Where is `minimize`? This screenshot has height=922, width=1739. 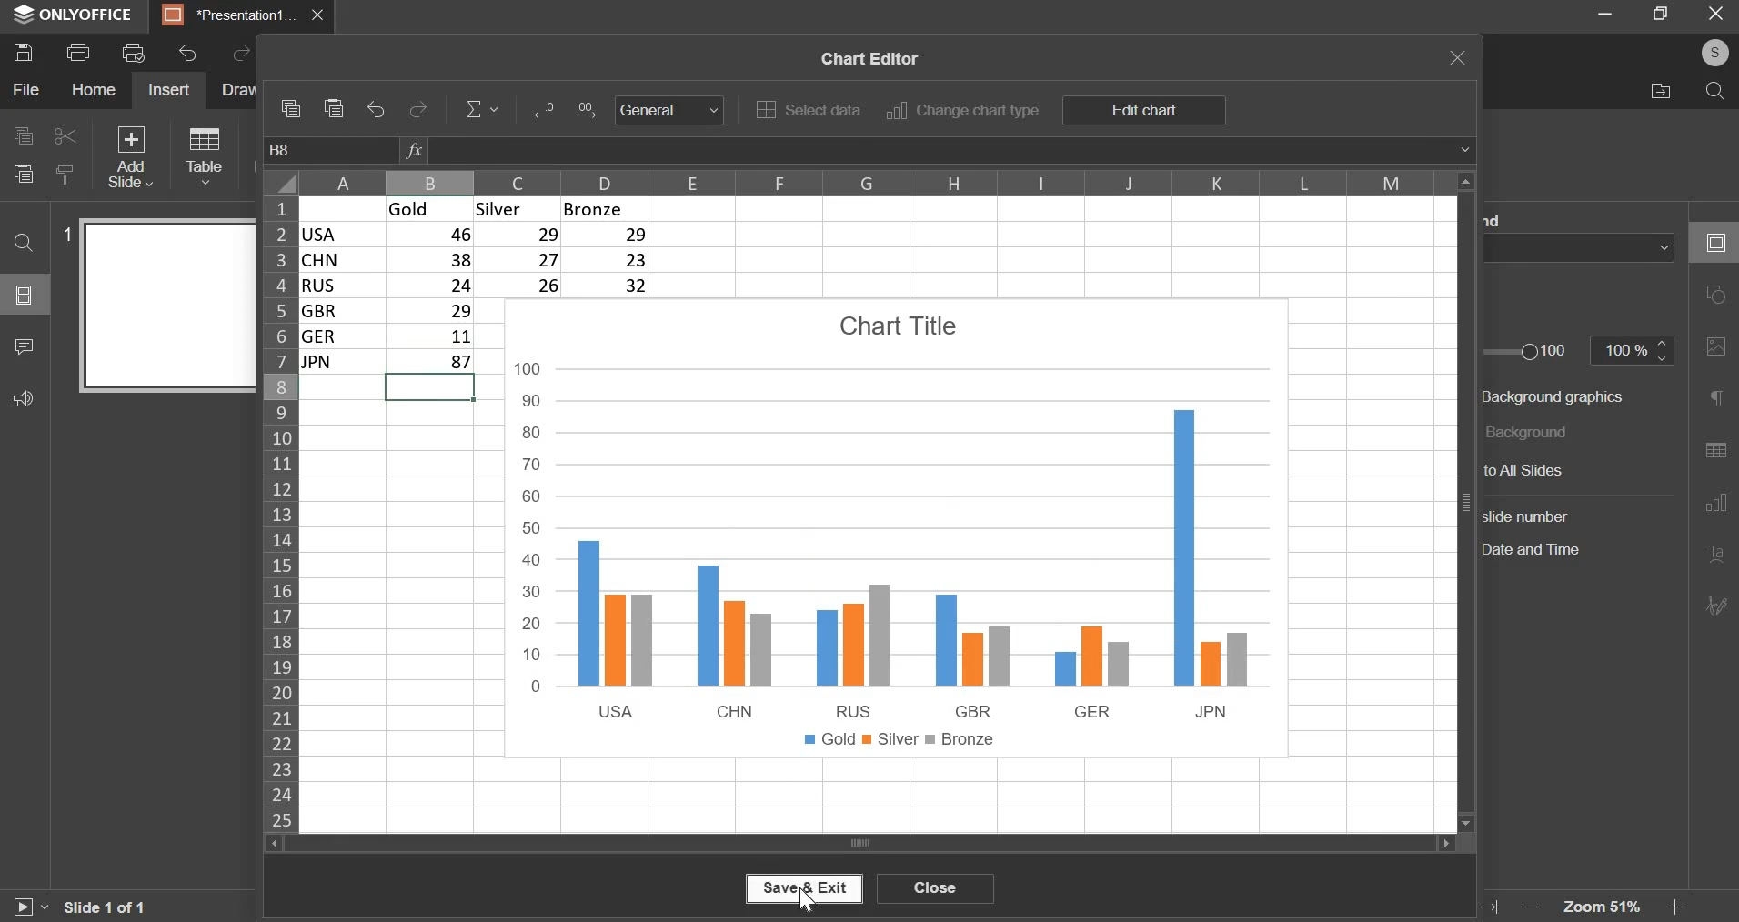
minimize is located at coordinates (1605, 11).